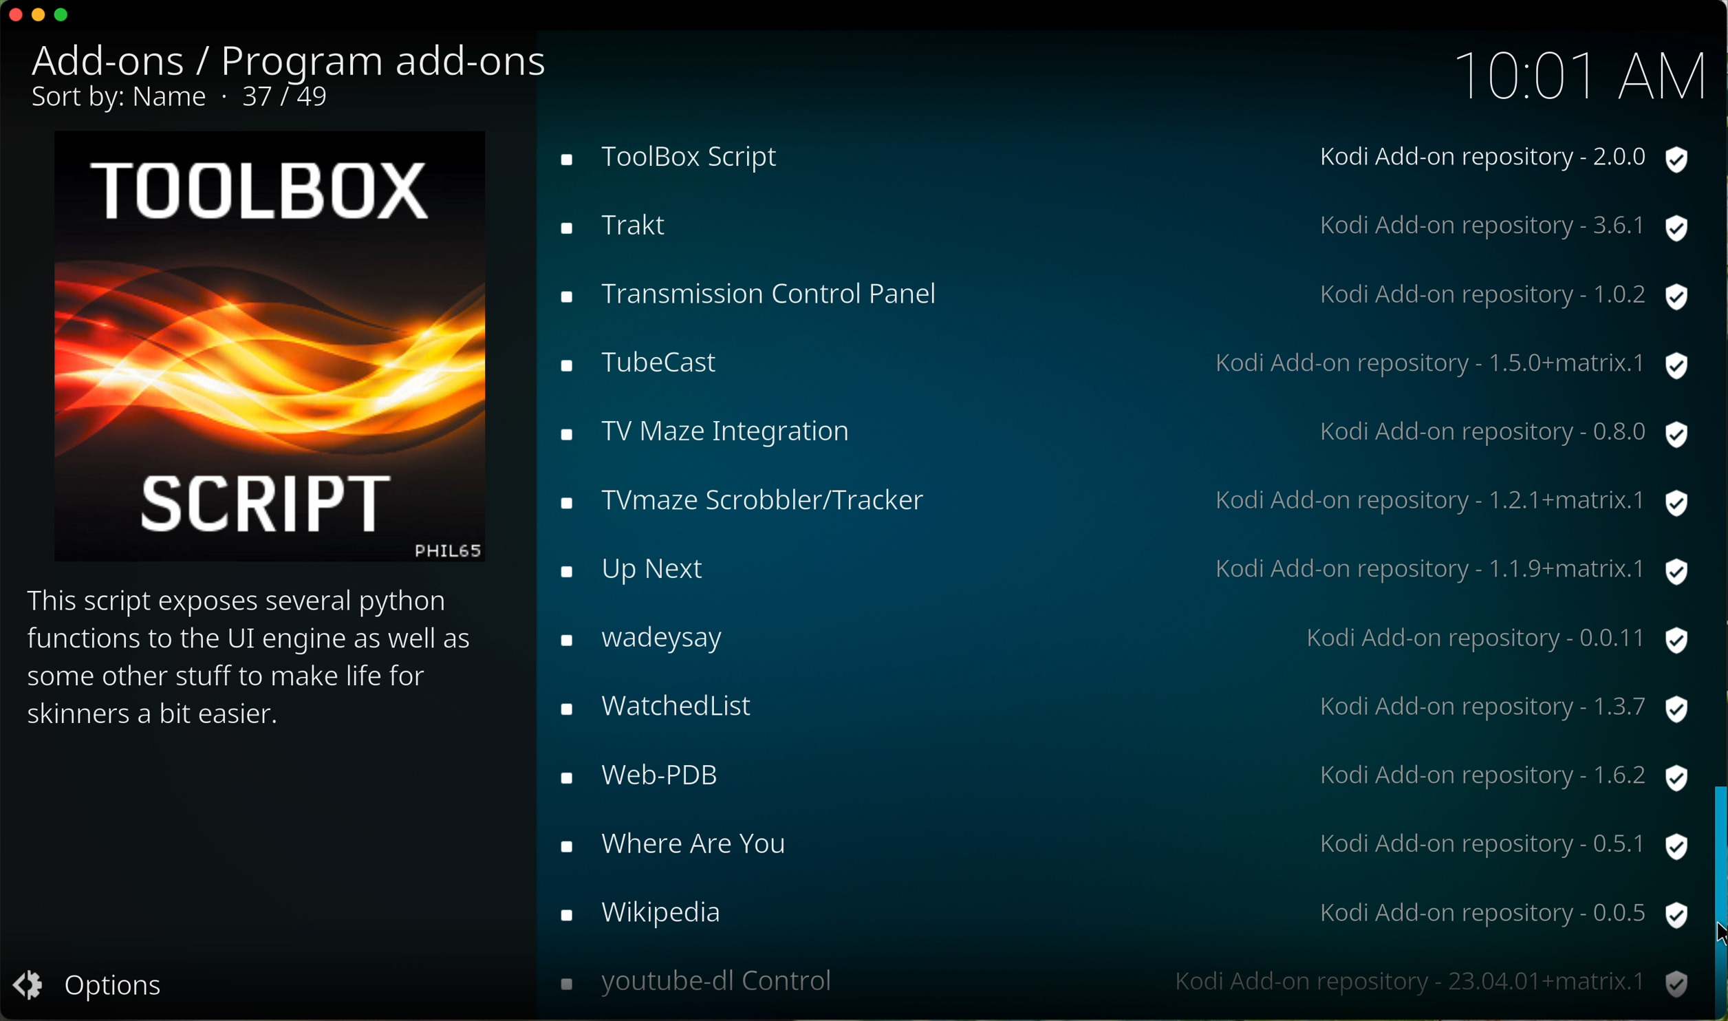 The height and width of the screenshot is (1021, 1728). Describe the element at coordinates (39, 19) in the screenshot. I see `minimize` at that location.